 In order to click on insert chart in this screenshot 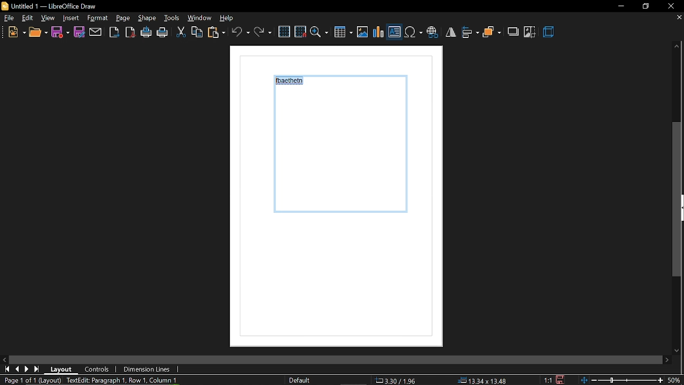, I will do `click(379, 33)`.